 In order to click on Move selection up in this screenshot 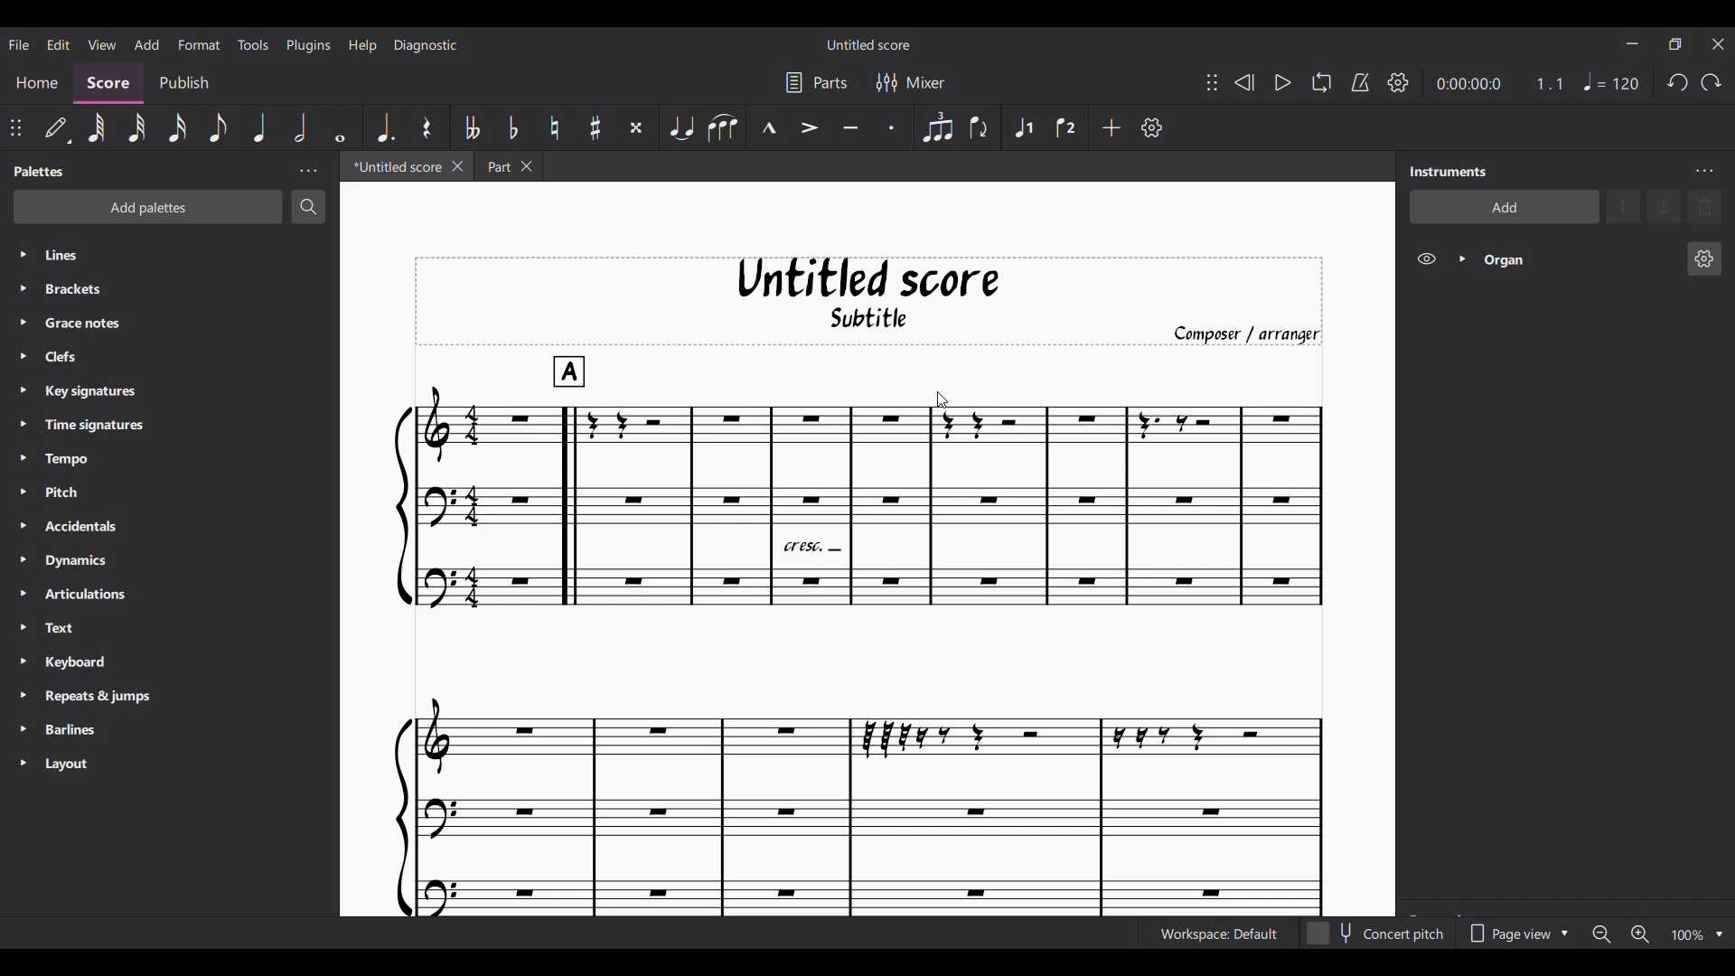, I will do `click(1624, 206)`.